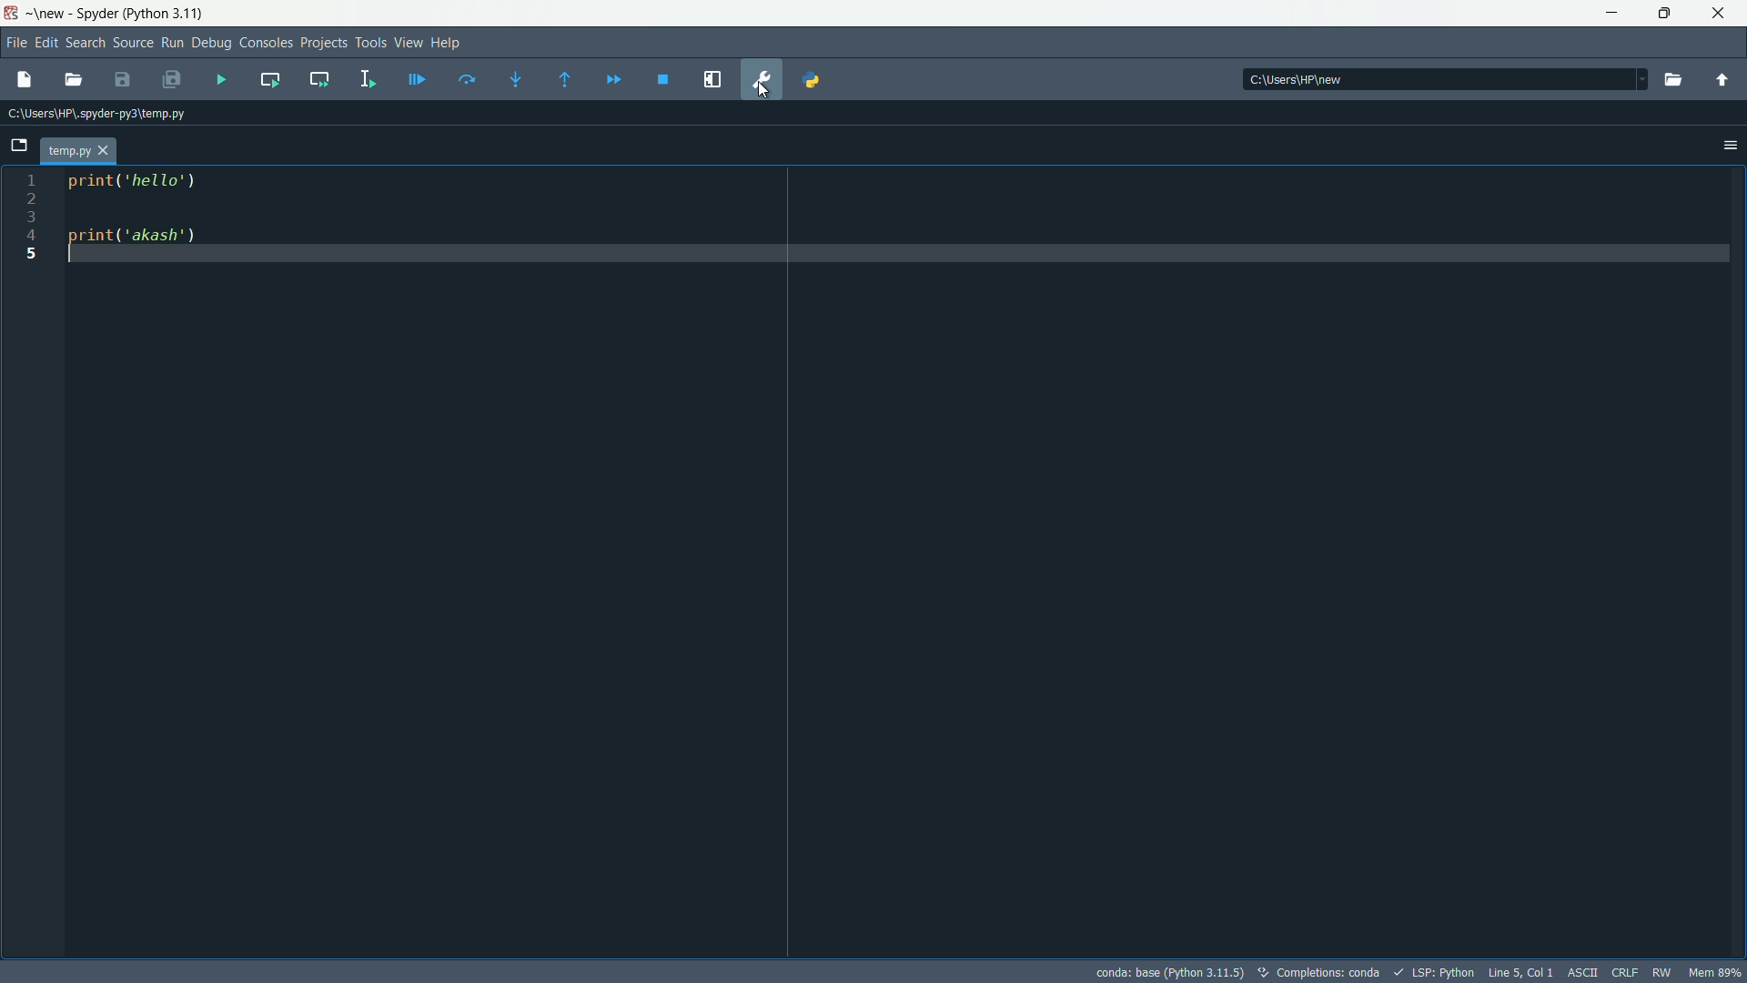 Image resolution: width=1747 pixels, height=983 pixels. I want to click on interpreter, so click(1169, 972).